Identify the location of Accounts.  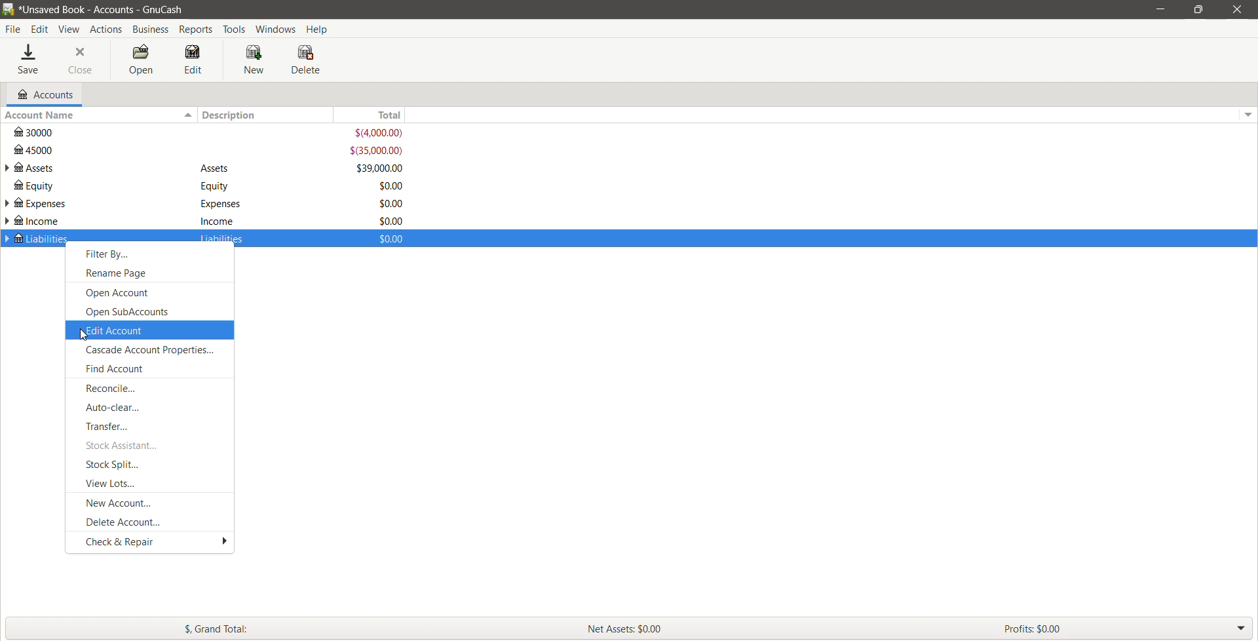
(44, 94).